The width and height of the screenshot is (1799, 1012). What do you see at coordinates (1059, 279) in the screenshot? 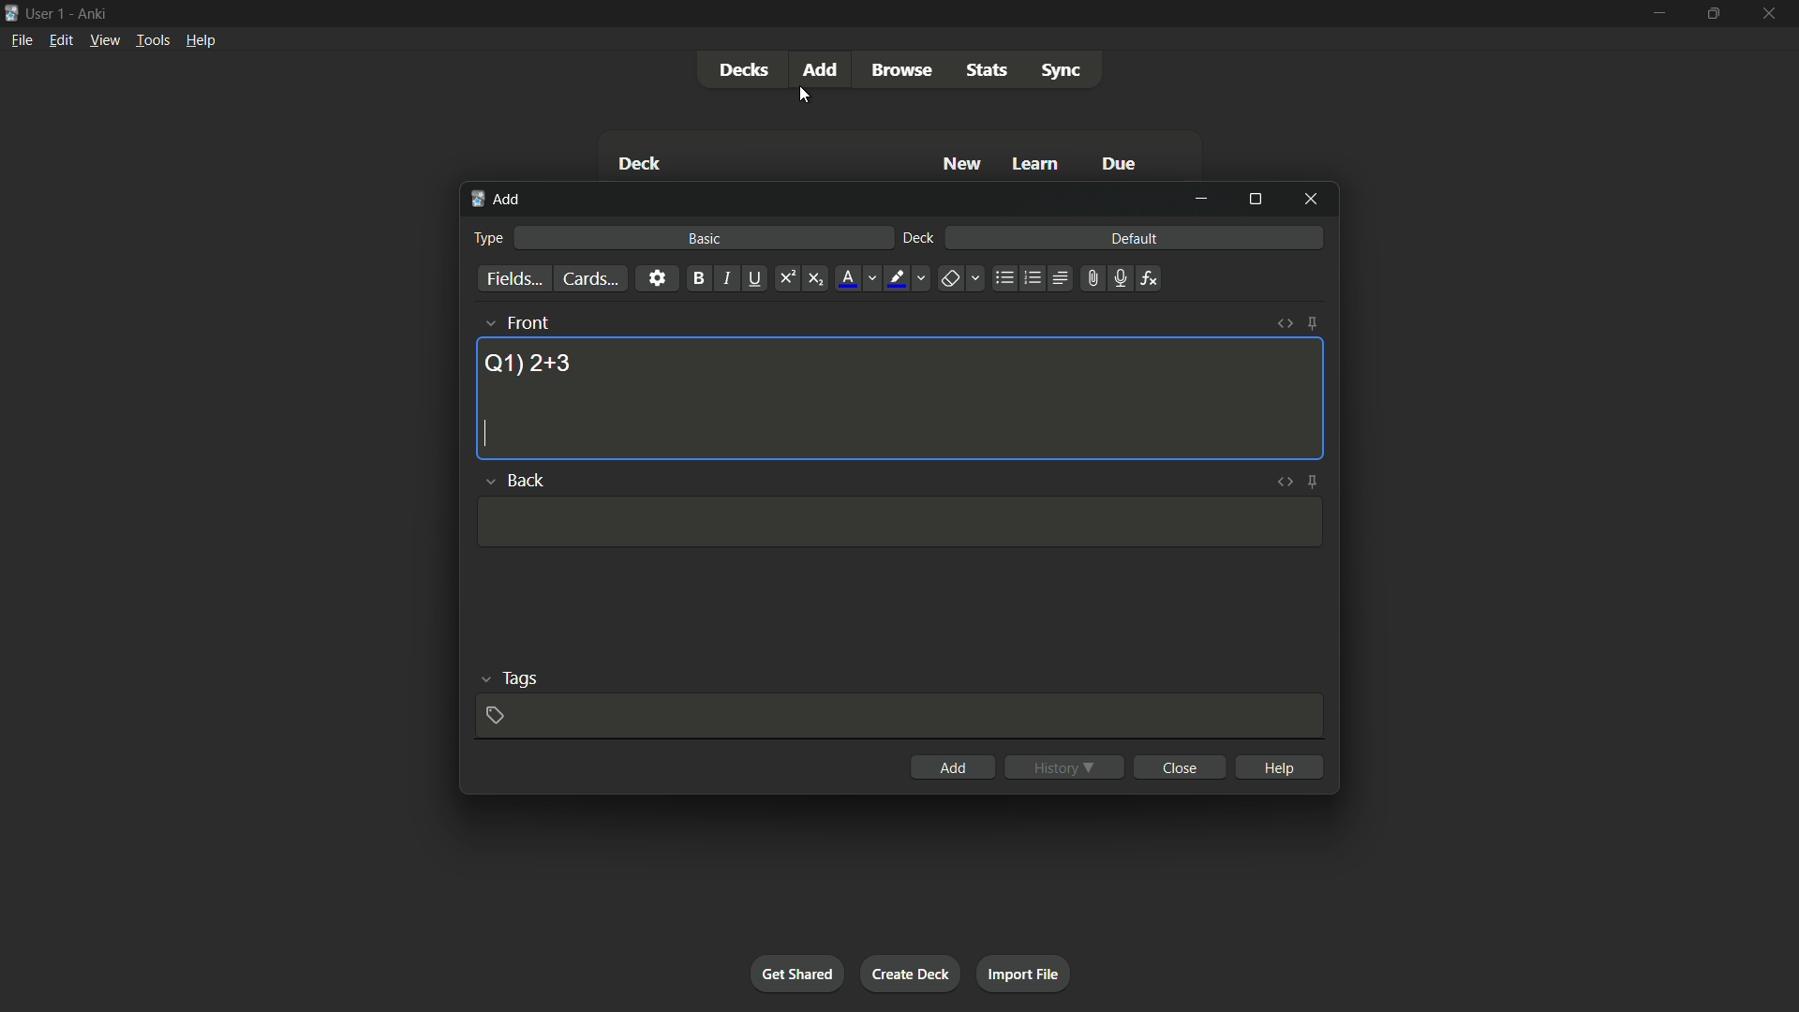
I see `alignment` at bounding box center [1059, 279].